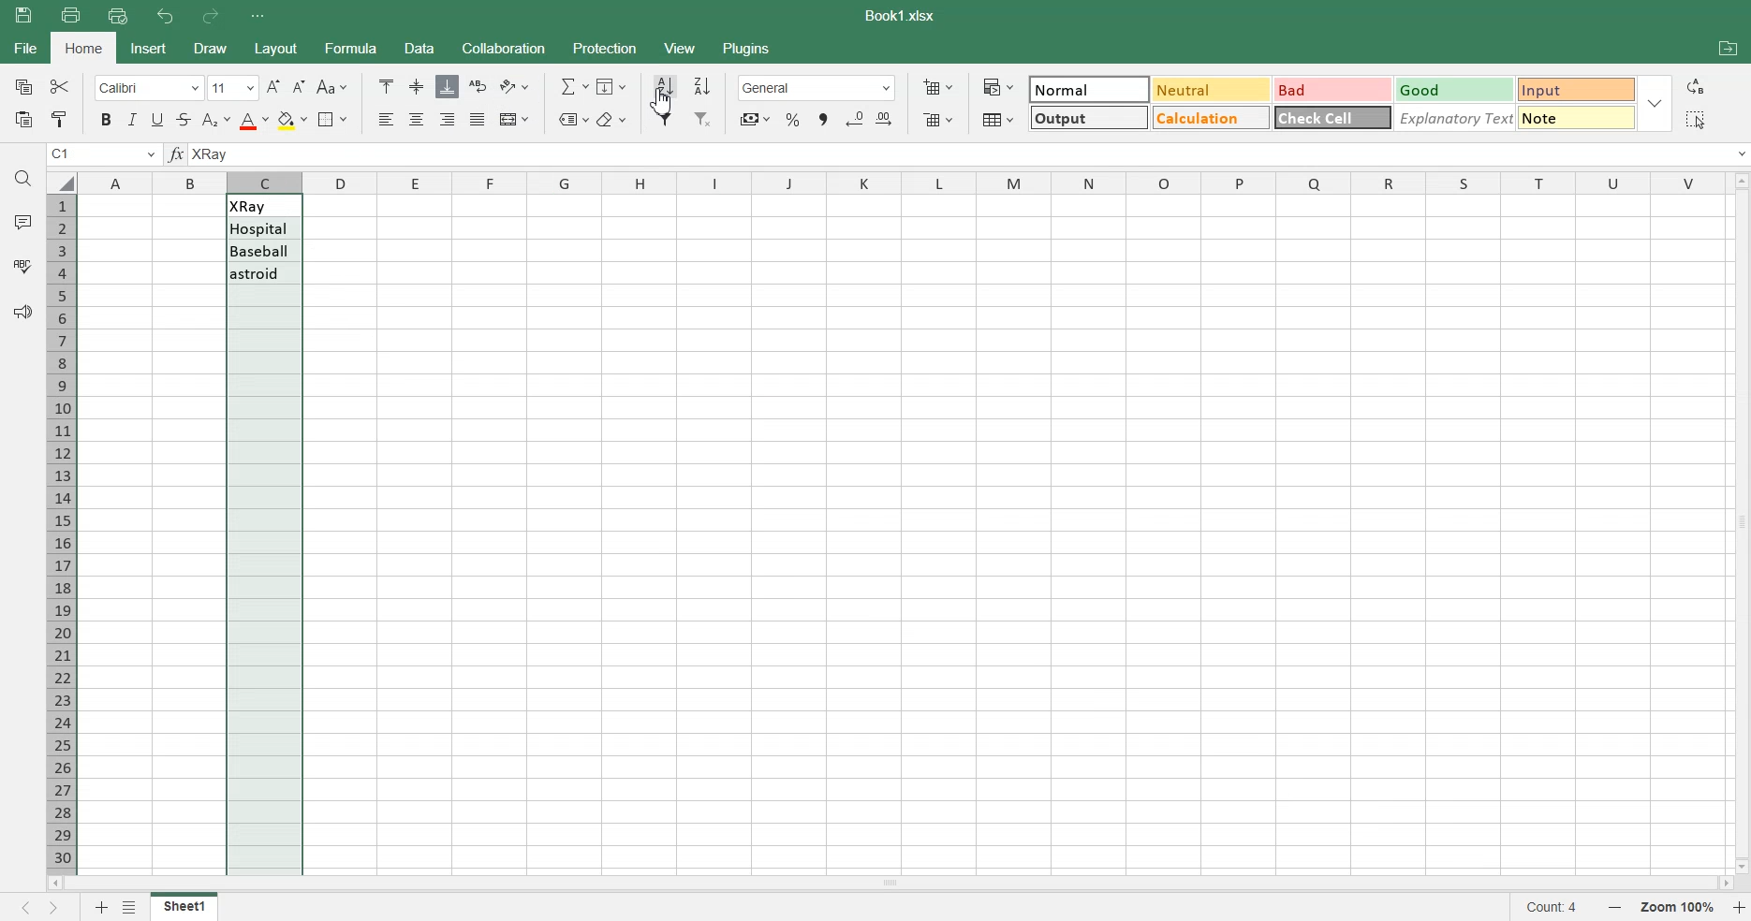 This screenshot has height=921, width=1751. Describe the element at coordinates (419, 48) in the screenshot. I see `Data` at that location.